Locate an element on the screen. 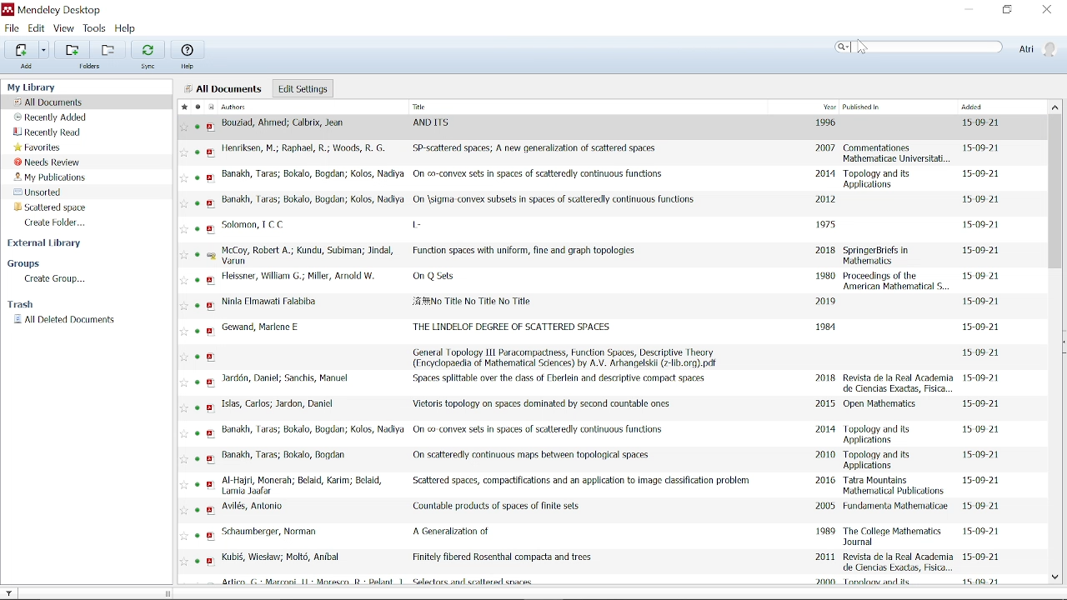  Add to favorite is located at coordinates (183, 459).